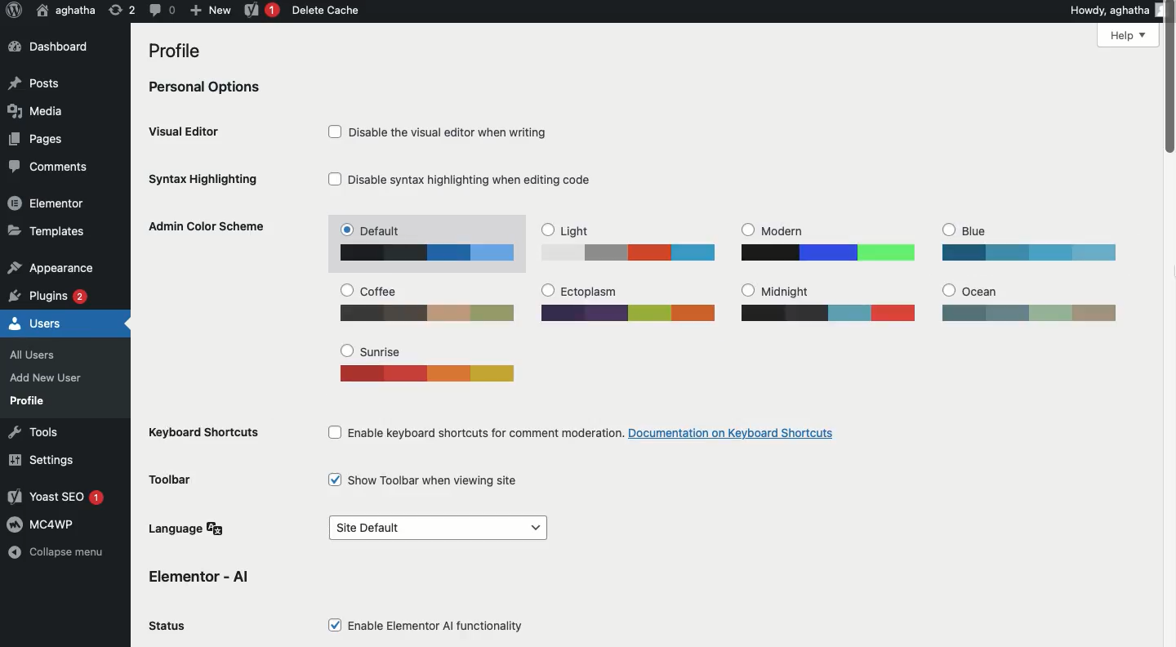 The image size is (1176, 647). What do you see at coordinates (30, 431) in the screenshot?
I see `Tools` at bounding box center [30, 431].